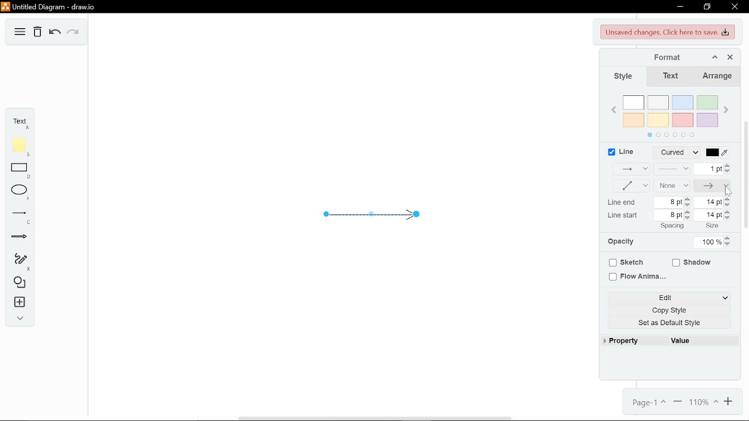 Image resolution: width=749 pixels, height=421 pixels. Describe the element at coordinates (671, 77) in the screenshot. I see `Text` at that location.